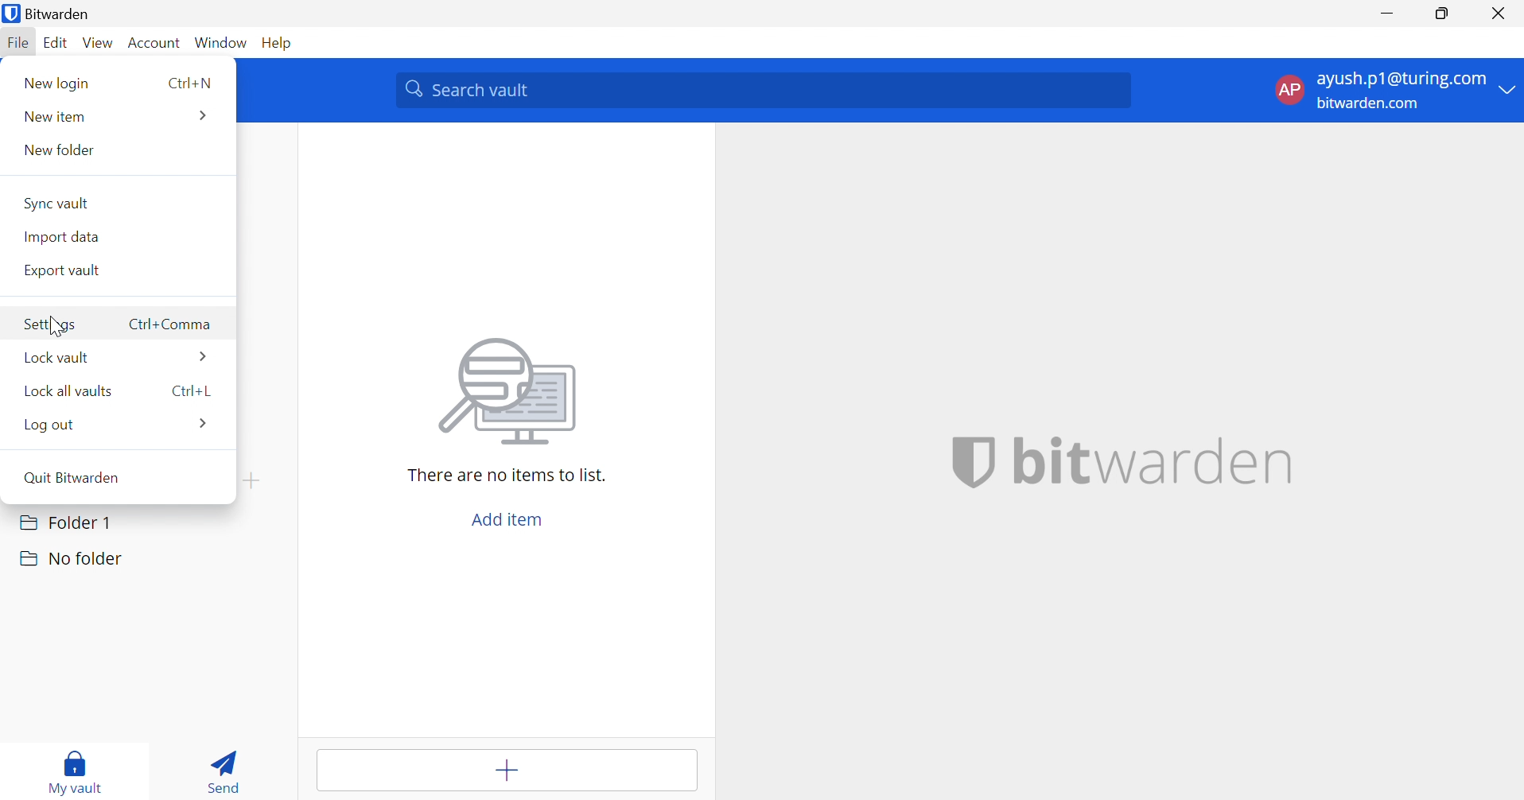 Image resolution: width=1524 pixels, height=800 pixels. Describe the element at coordinates (507, 476) in the screenshot. I see `There are no items to list.` at that location.